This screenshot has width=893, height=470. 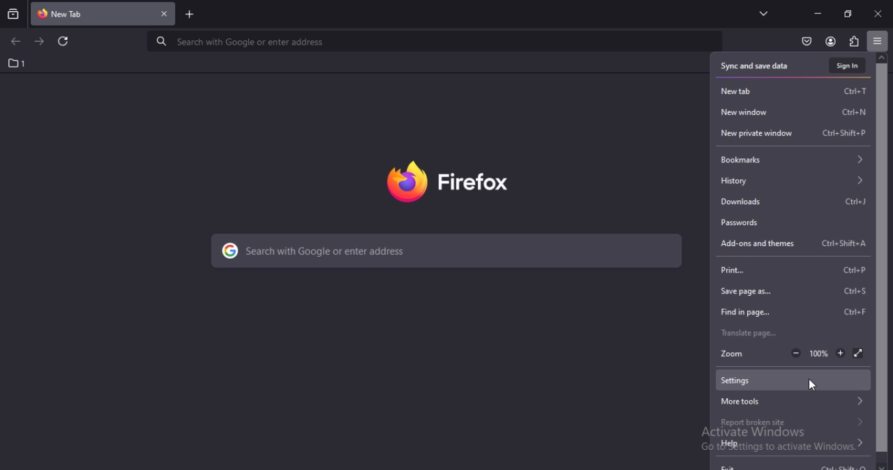 What do you see at coordinates (793, 379) in the screenshot?
I see `settings` at bounding box center [793, 379].